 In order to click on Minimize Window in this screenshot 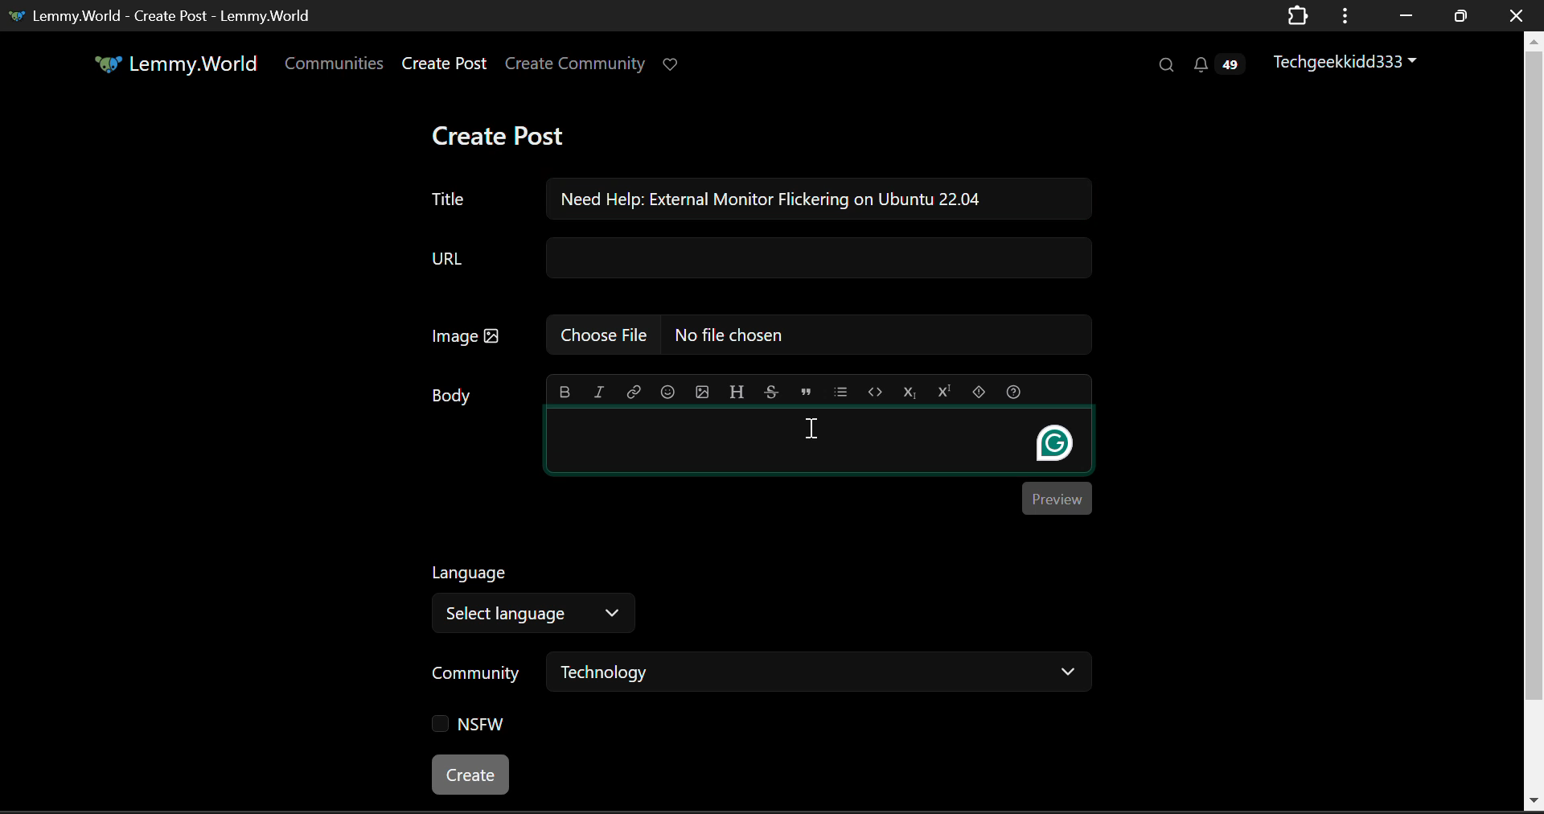, I will do `click(1458, 17)`.